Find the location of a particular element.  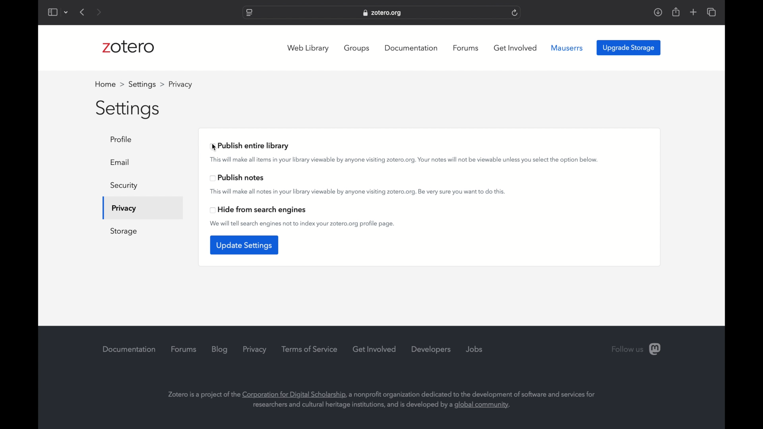

we will tell search engines not to index your zotero.org profile page is located at coordinates (303, 224).